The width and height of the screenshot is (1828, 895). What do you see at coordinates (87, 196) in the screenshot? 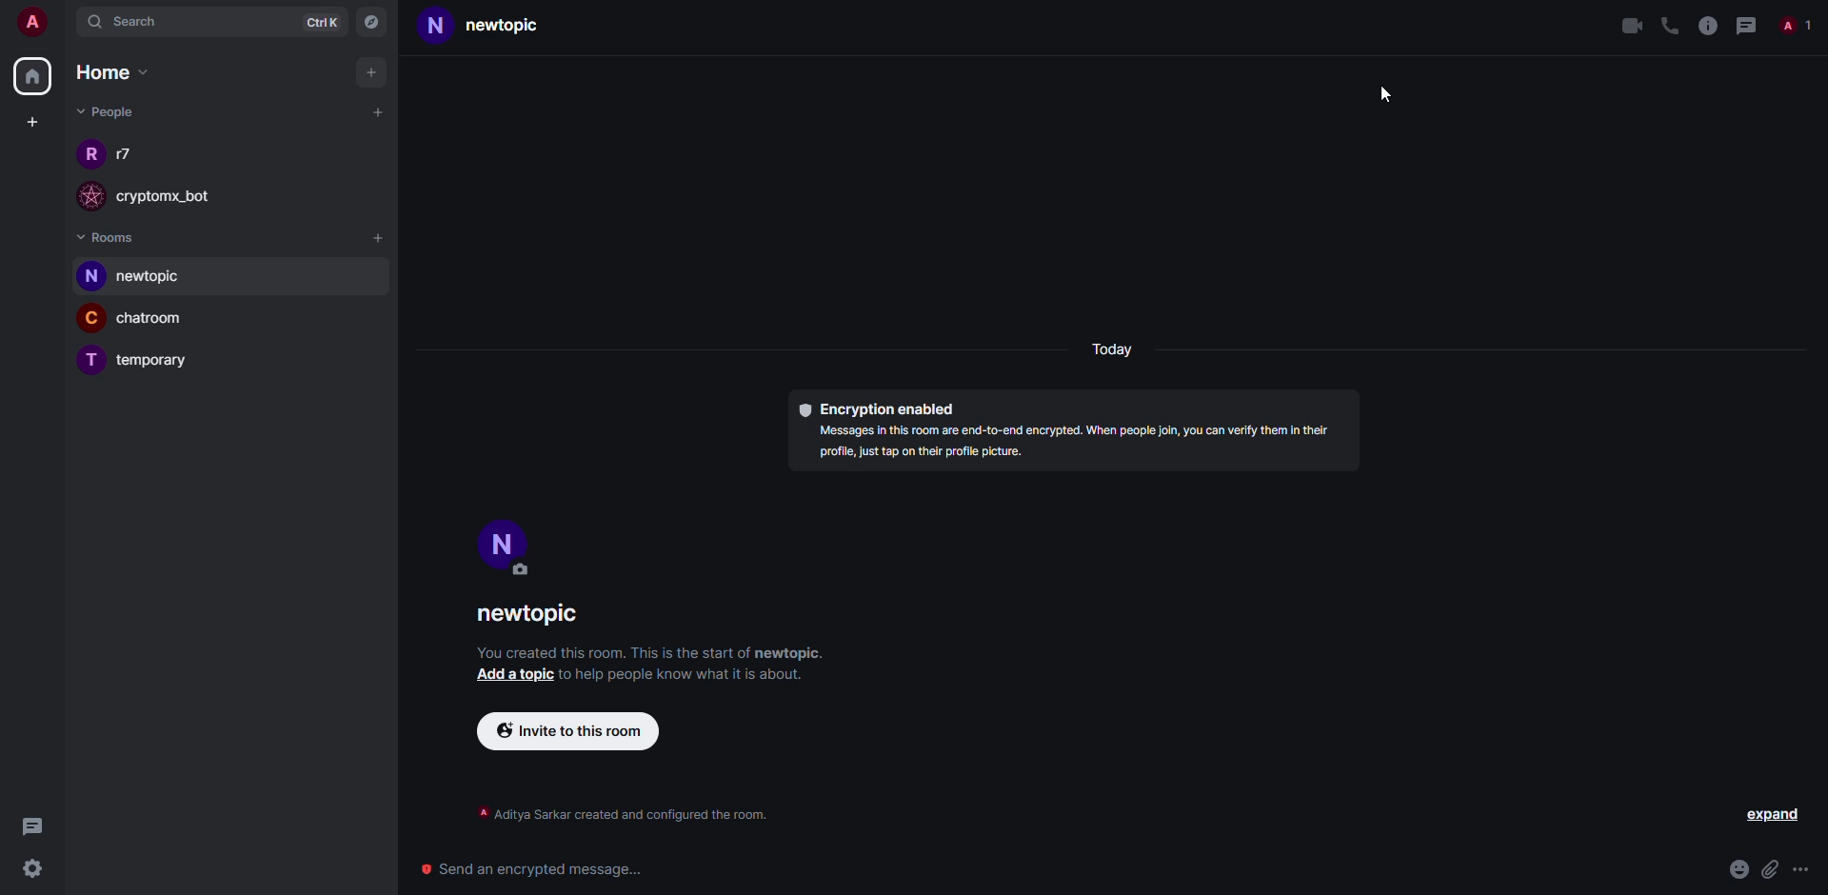
I see `profile image` at bounding box center [87, 196].